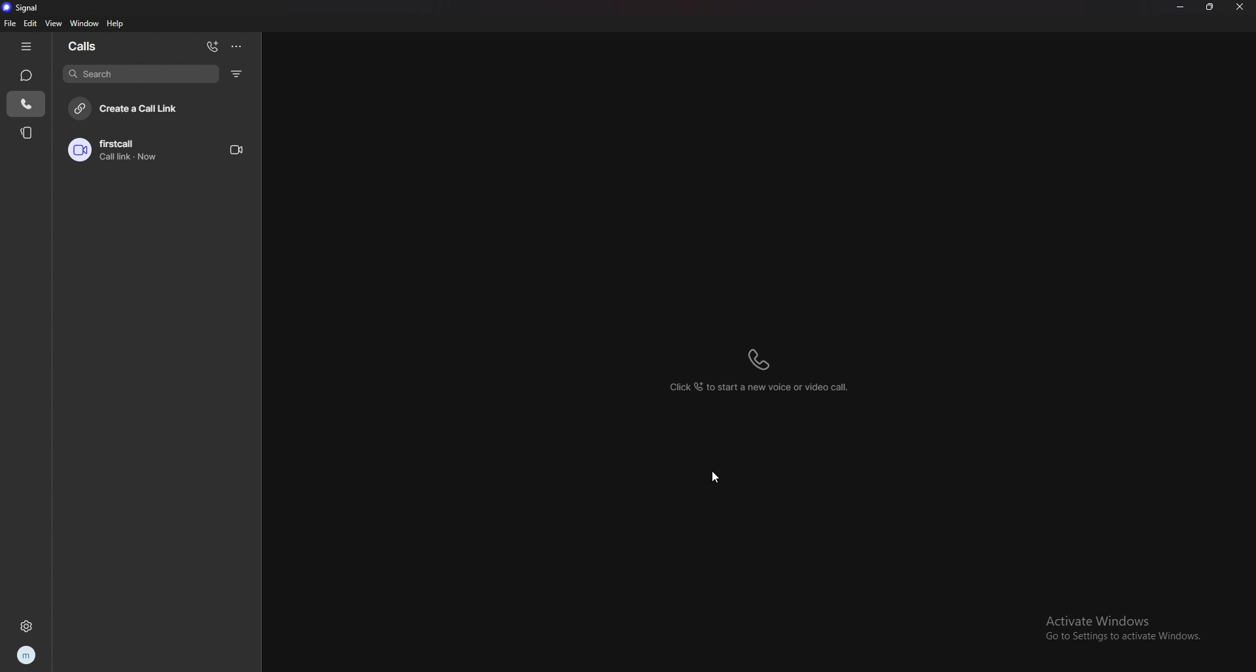 This screenshot has width=1256, height=672. Describe the element at coordinates (87, 44) in the screenshot. I see `calls` at that location.